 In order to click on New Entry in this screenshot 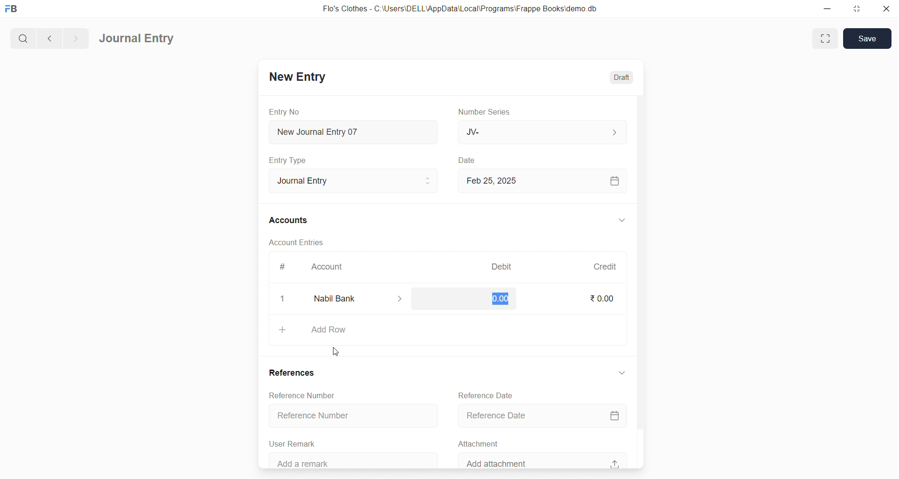, I will do `click(297, 77)`.